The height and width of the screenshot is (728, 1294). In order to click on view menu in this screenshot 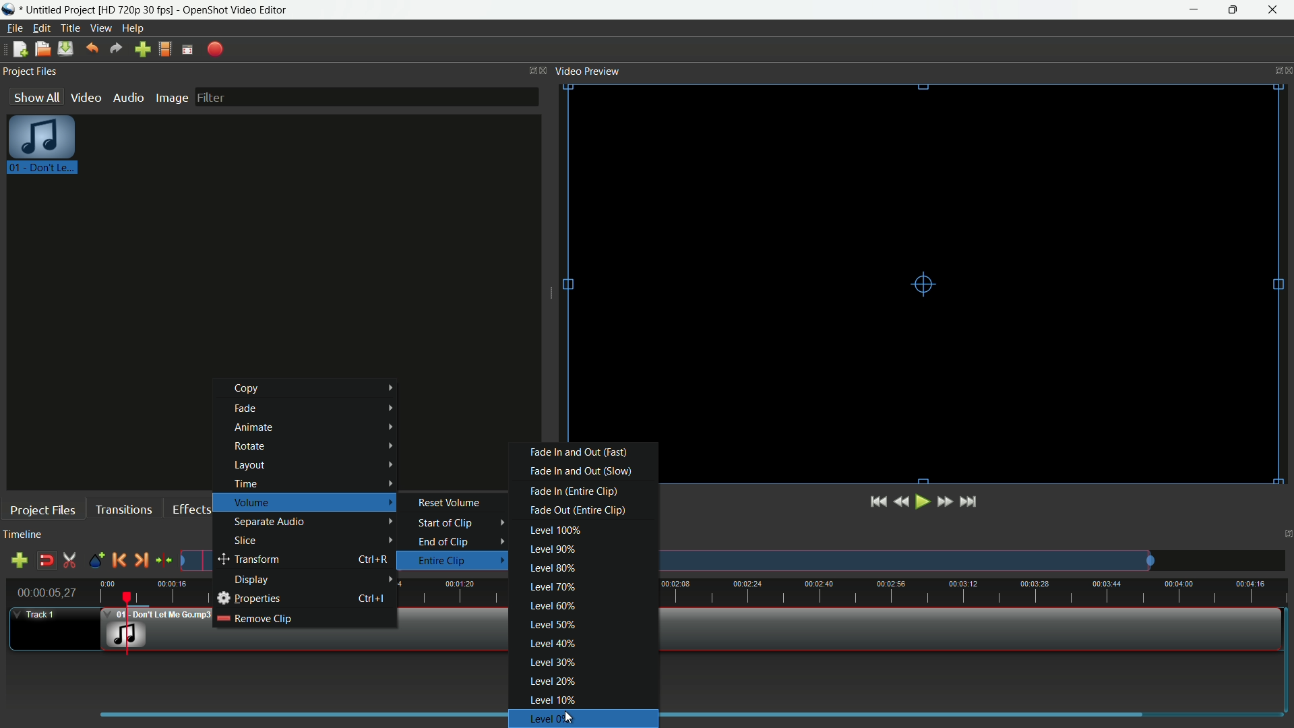, I will do `click(102, 29)`.